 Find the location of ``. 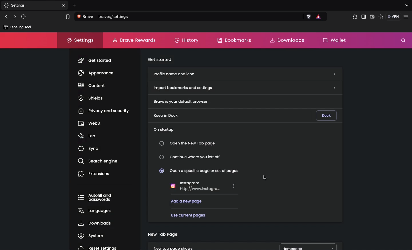

 is located at coordinates (64, 5).